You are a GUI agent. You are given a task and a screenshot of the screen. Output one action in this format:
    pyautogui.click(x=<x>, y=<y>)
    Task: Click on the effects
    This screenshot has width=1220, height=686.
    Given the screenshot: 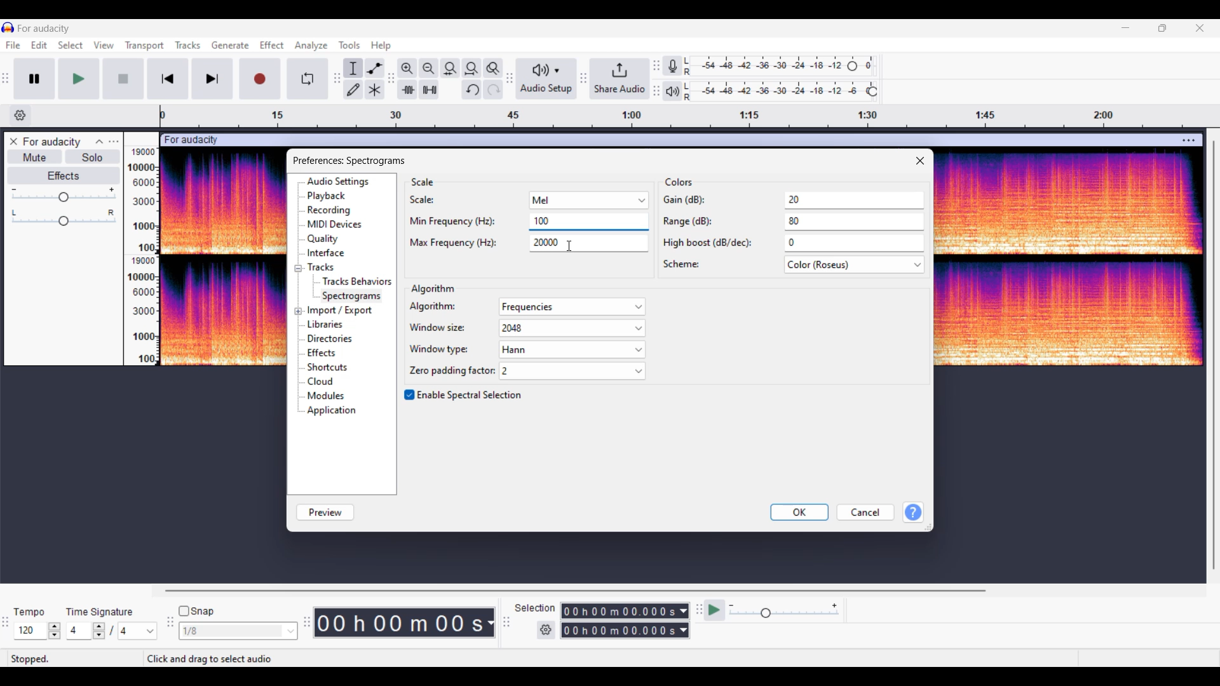 What is the action you would take?
    pyautogui.click(x=329, y=354)
    